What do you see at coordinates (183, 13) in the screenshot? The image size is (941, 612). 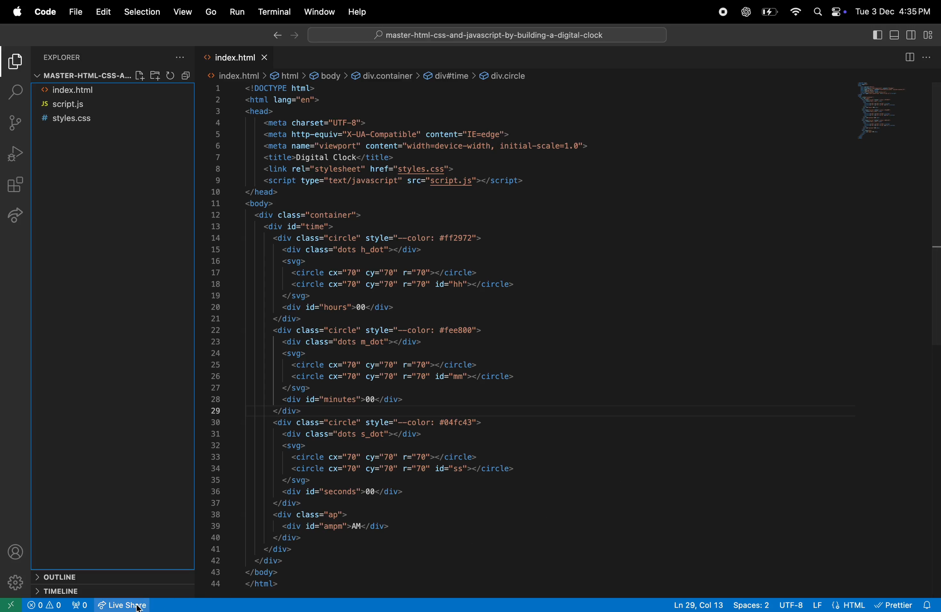 I see `view` at bounding box center [183, 13].